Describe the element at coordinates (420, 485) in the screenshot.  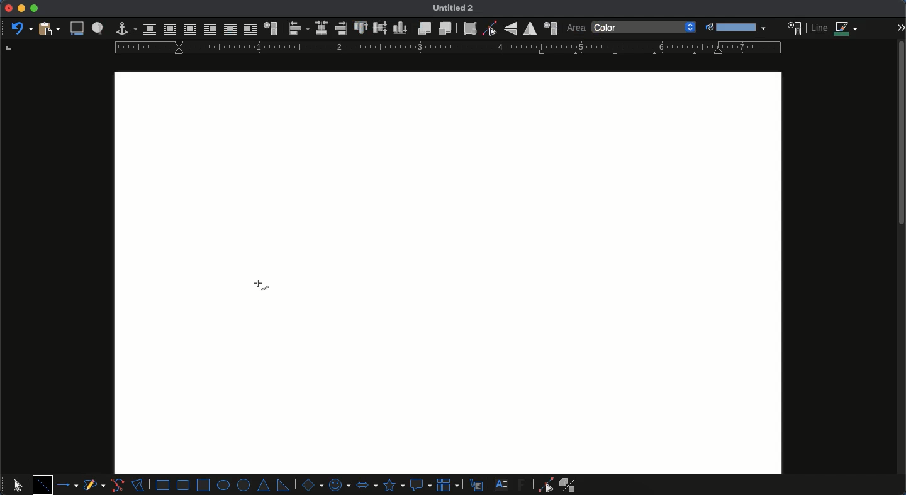
I see `callout` at that location.